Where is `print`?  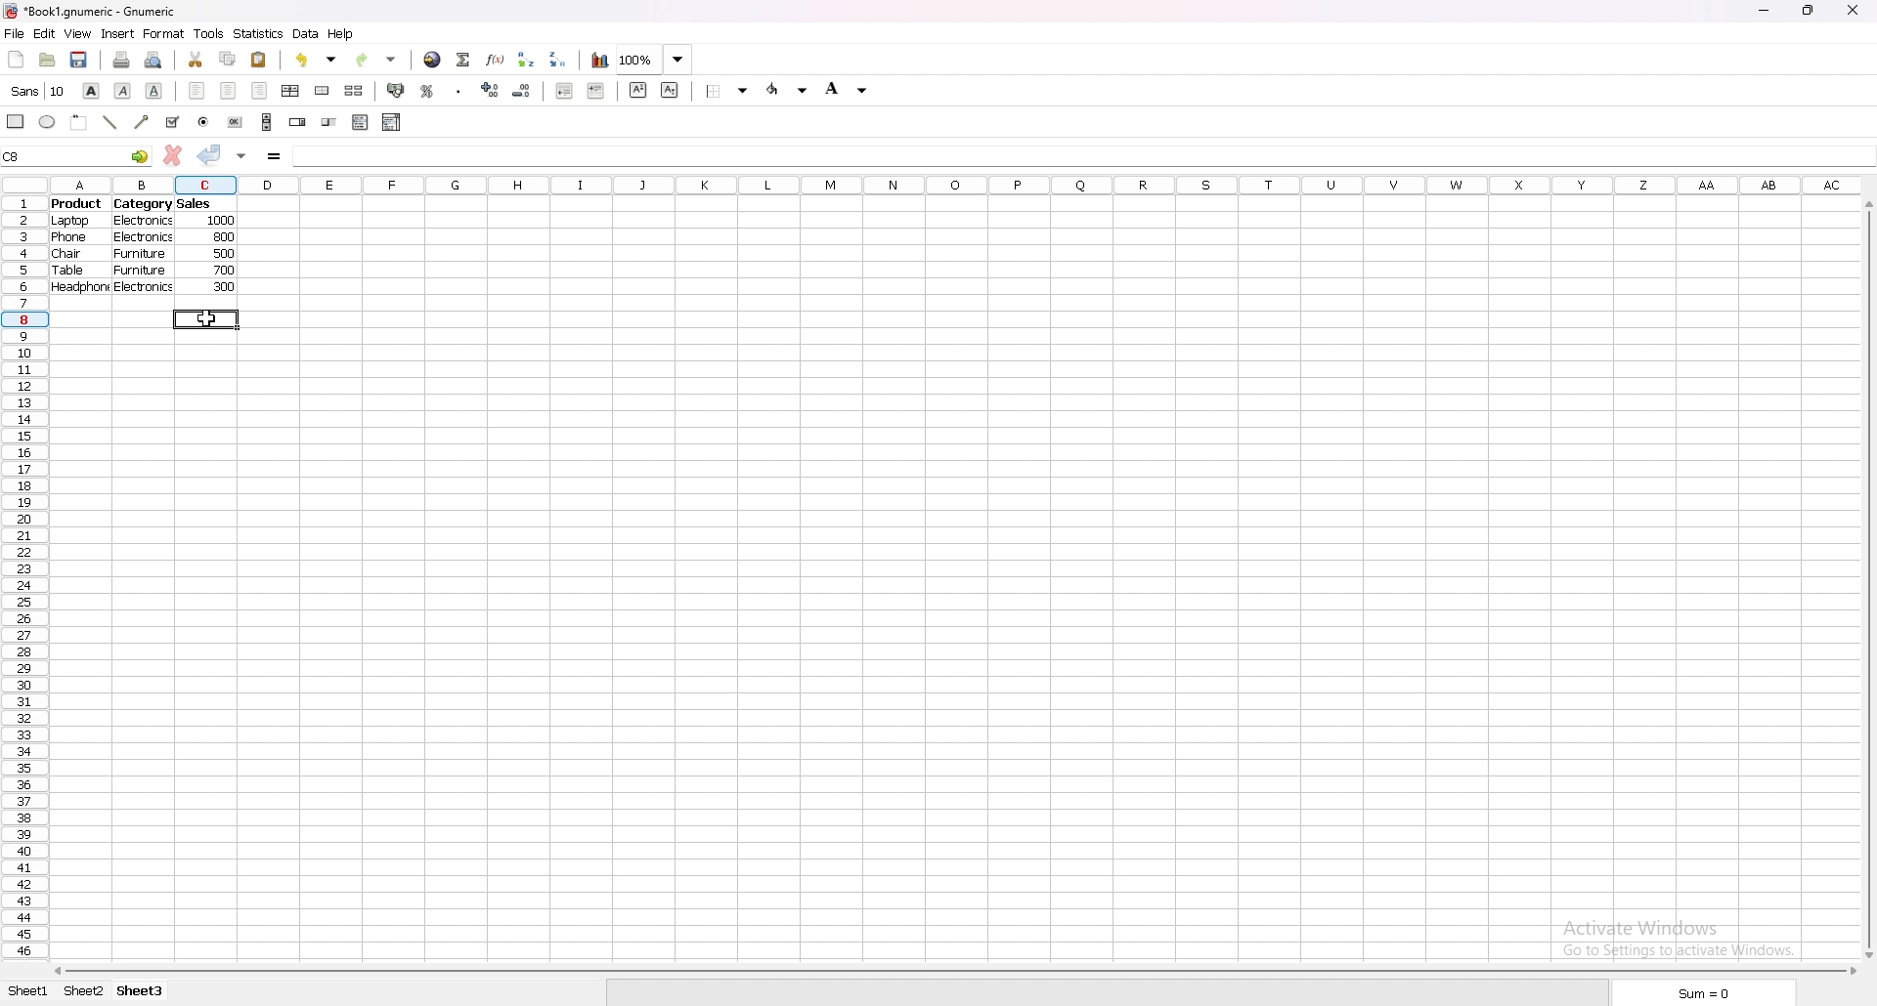 print is located at coordinates (122, 59).